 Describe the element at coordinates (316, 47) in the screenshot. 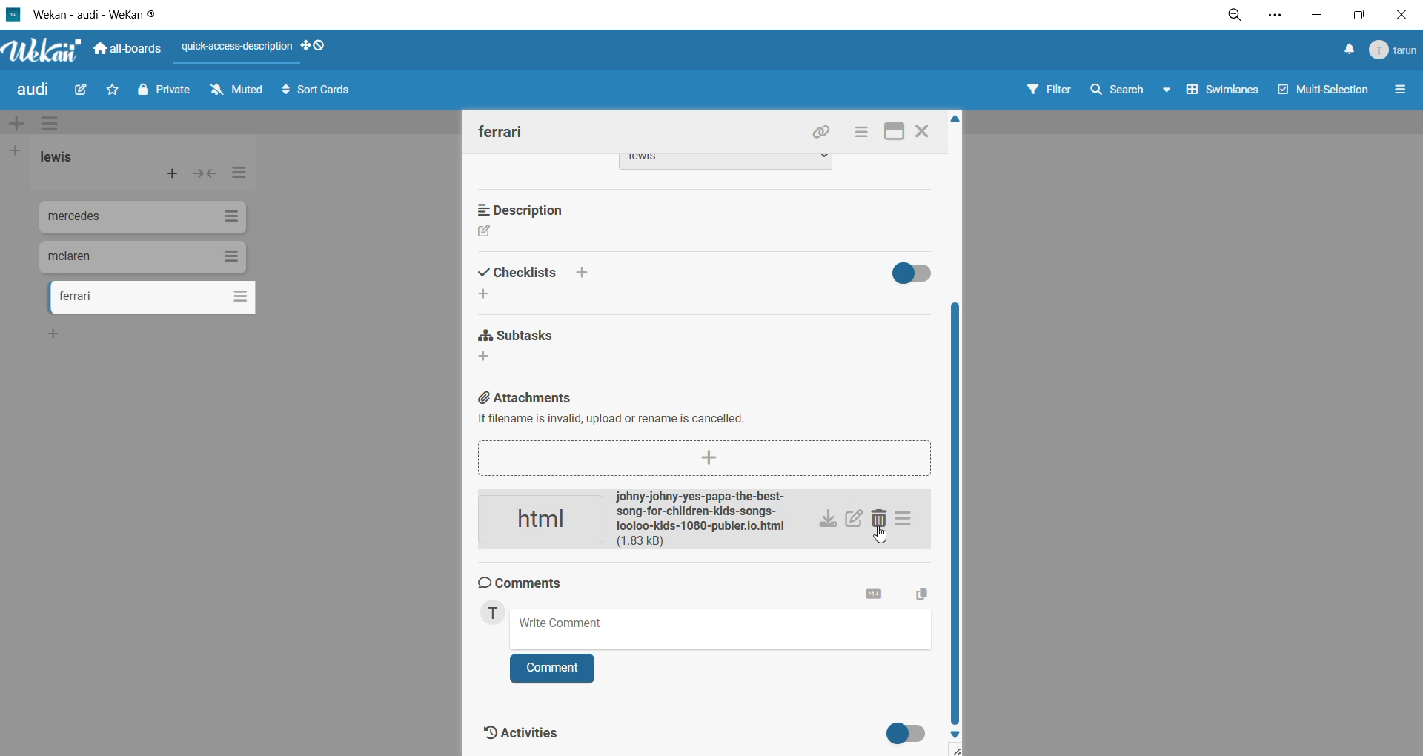

I see `show desktop drag handles` at that location.